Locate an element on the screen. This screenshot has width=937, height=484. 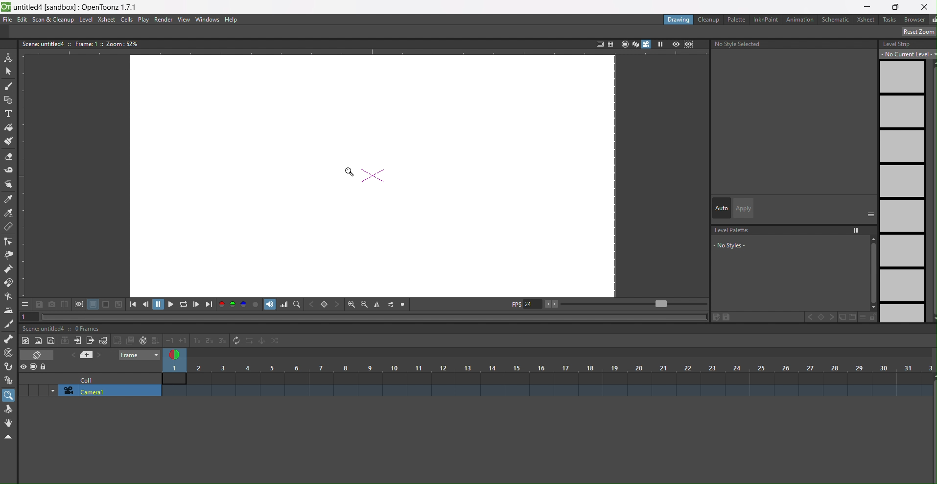
lock column is located at coordinates (44, 367).